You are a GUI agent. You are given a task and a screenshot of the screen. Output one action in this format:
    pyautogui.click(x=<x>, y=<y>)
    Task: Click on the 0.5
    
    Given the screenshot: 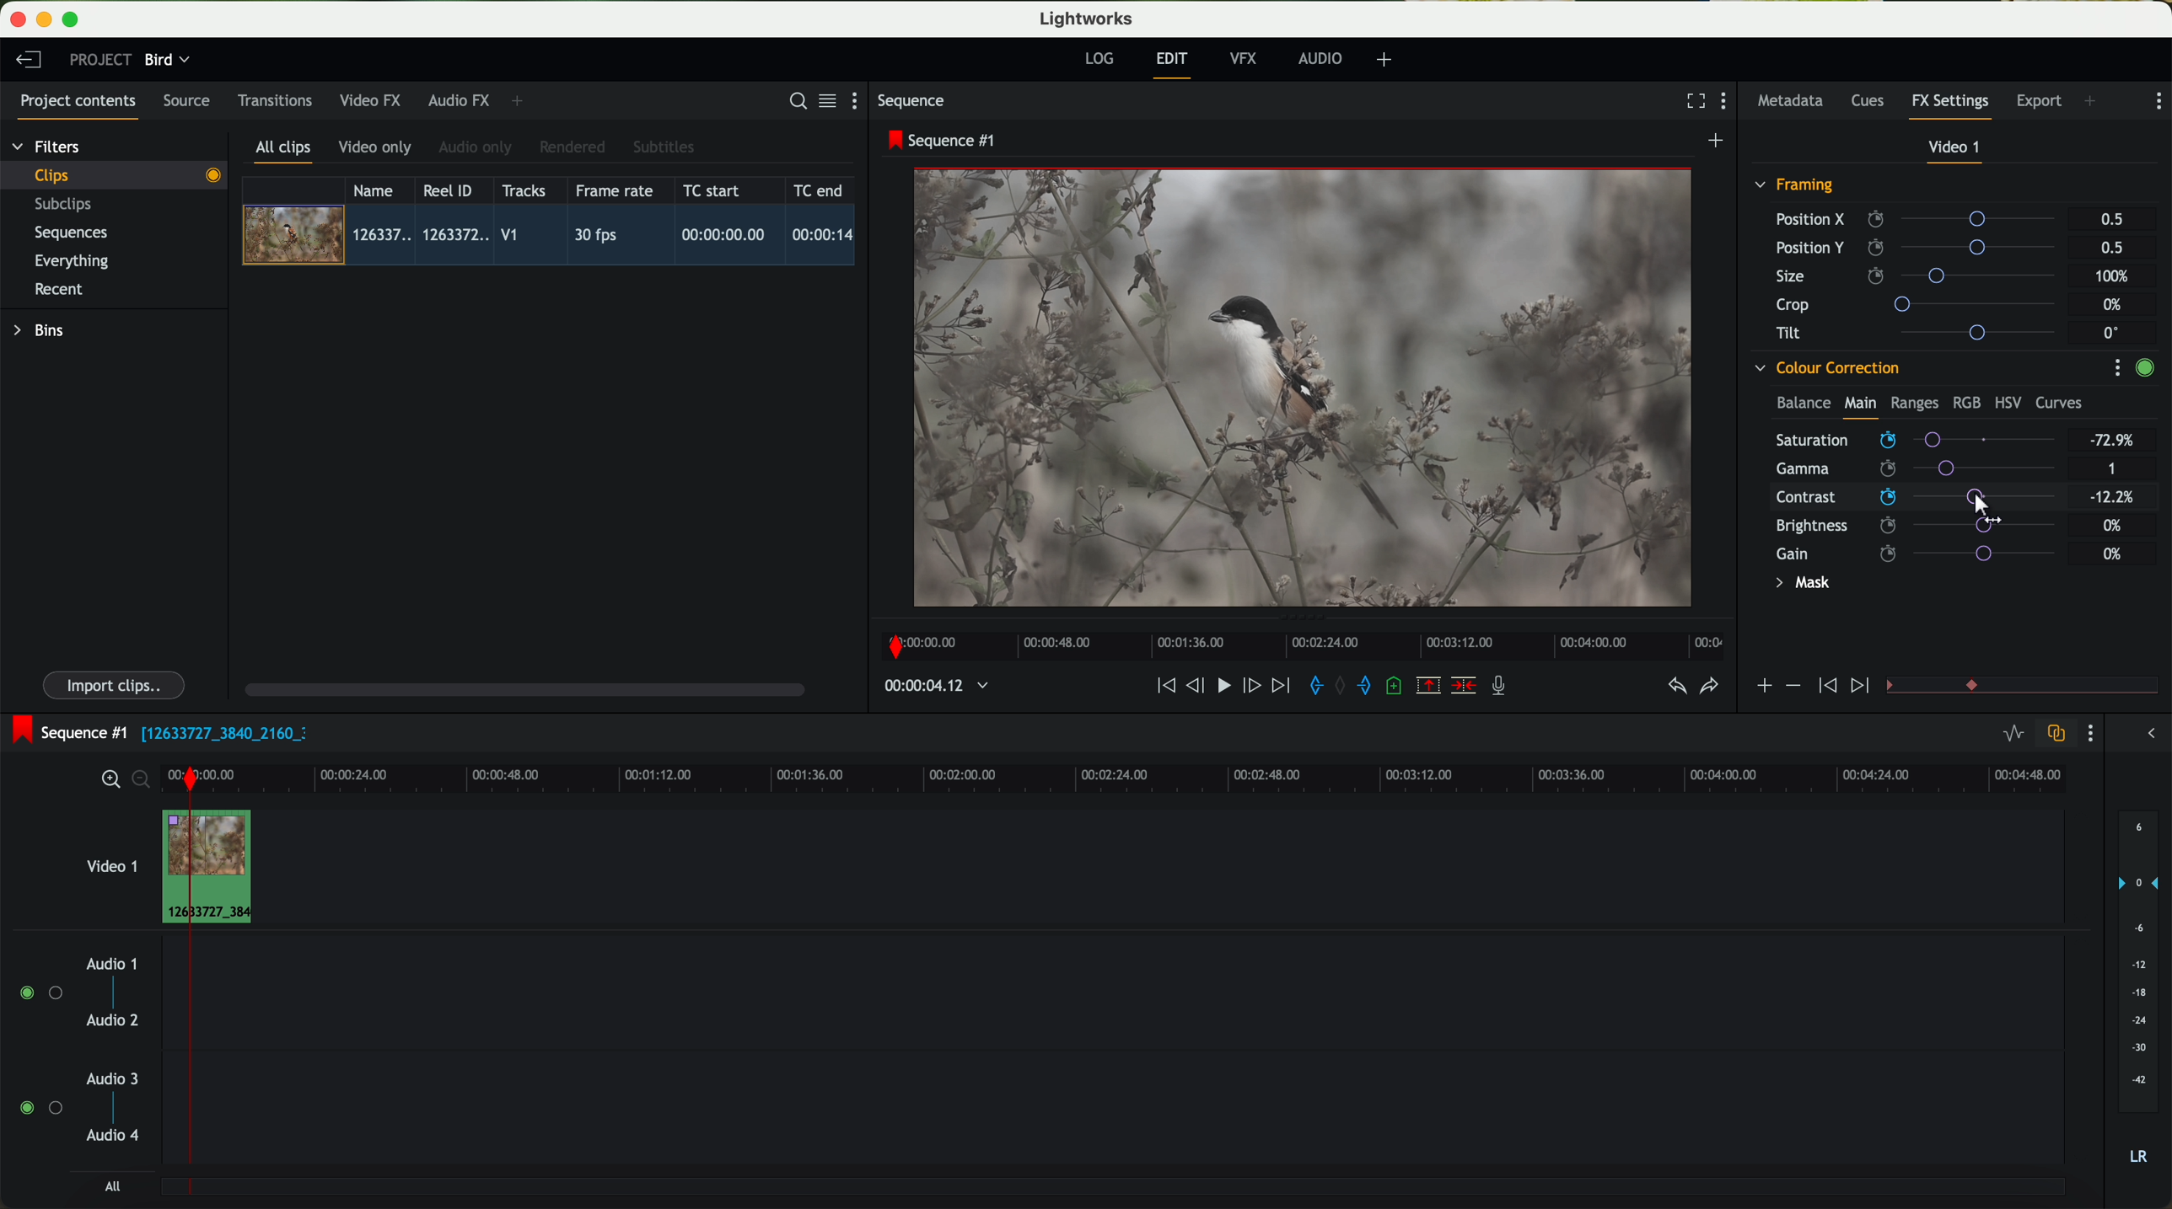 What is the action you would take?
    pyautogui.click(x=2110, y=247)
    